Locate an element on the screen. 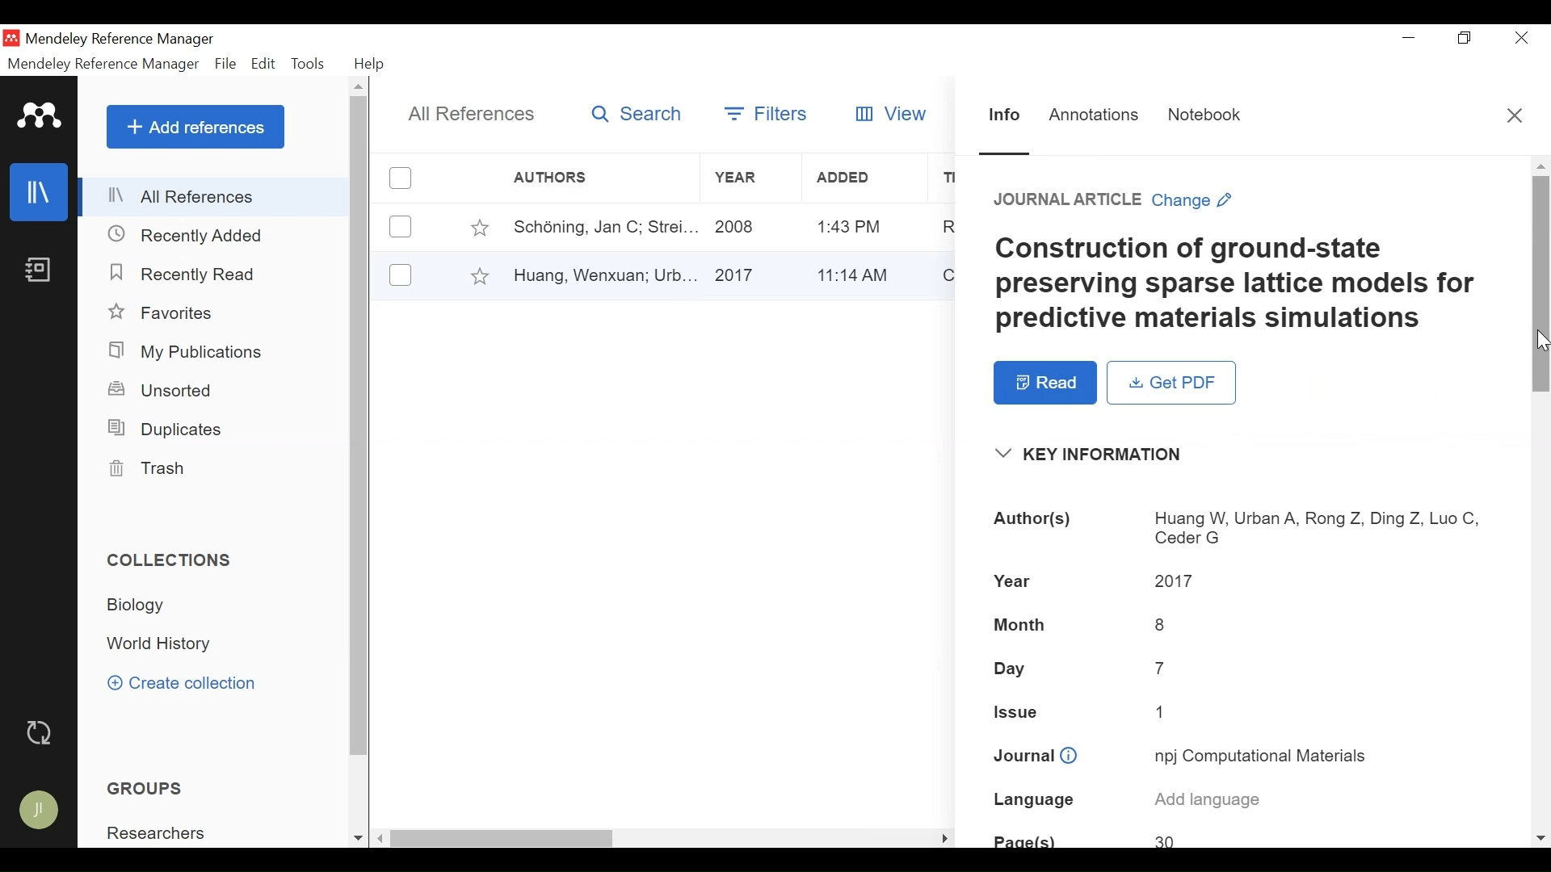 The width and height of the screenshot is (1551, 872). Scroll up is located at coordinates (1539, 166).